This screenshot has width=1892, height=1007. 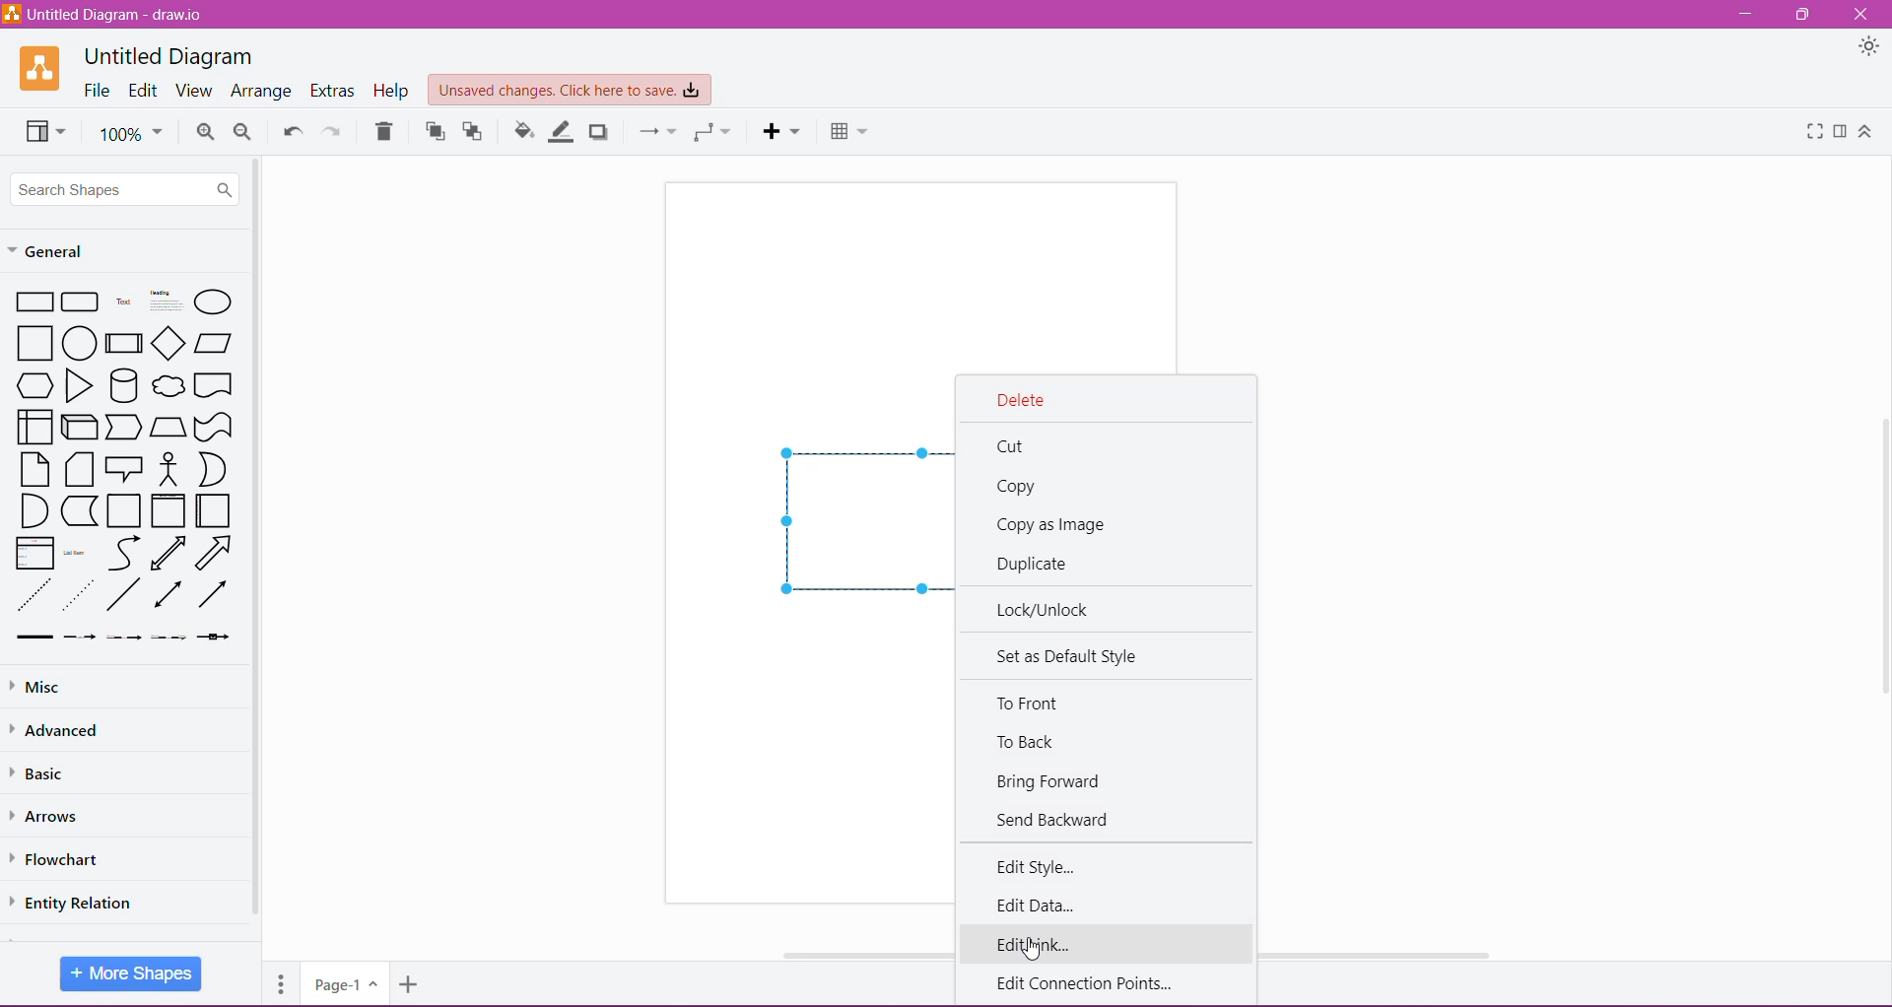 I want to click on Line Color, so click(x=564, y=132).